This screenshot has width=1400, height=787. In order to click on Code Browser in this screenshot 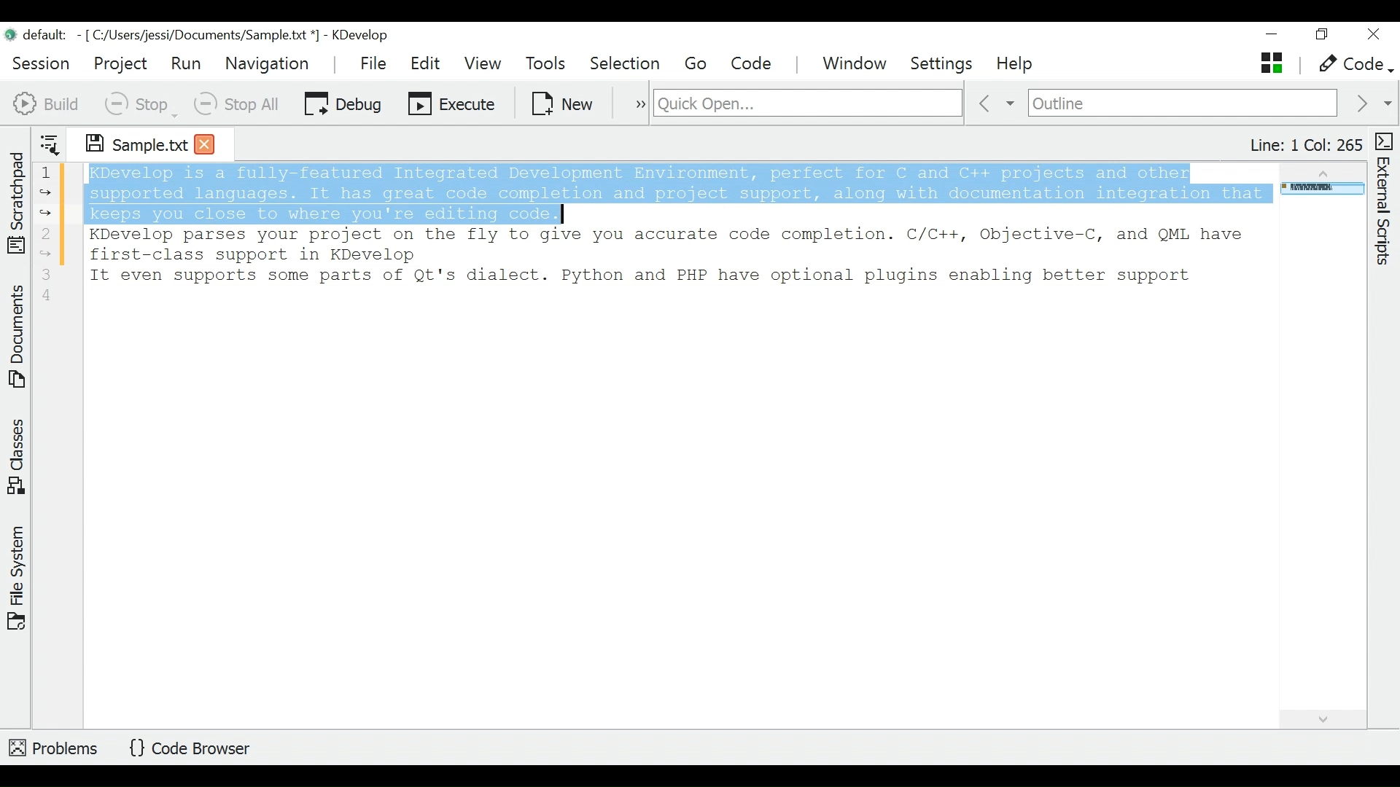, I will do `click(195, 749)`.